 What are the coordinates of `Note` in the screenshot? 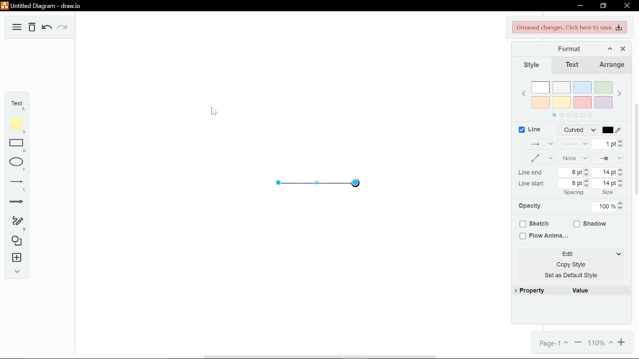 It's located at (16, 124).